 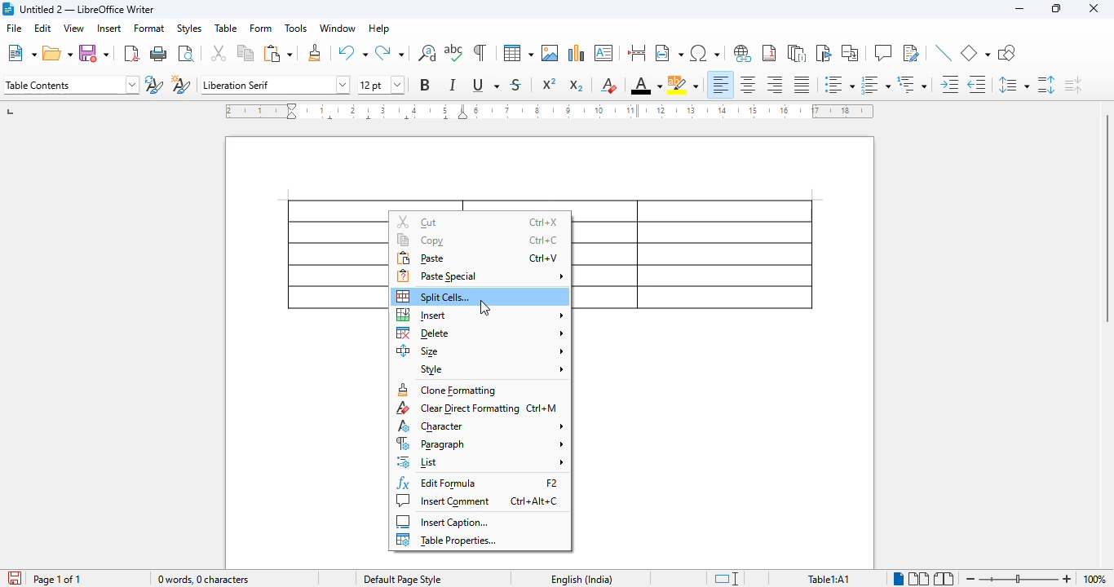 I want to click on multi-page view, so click(x=919, y=579).